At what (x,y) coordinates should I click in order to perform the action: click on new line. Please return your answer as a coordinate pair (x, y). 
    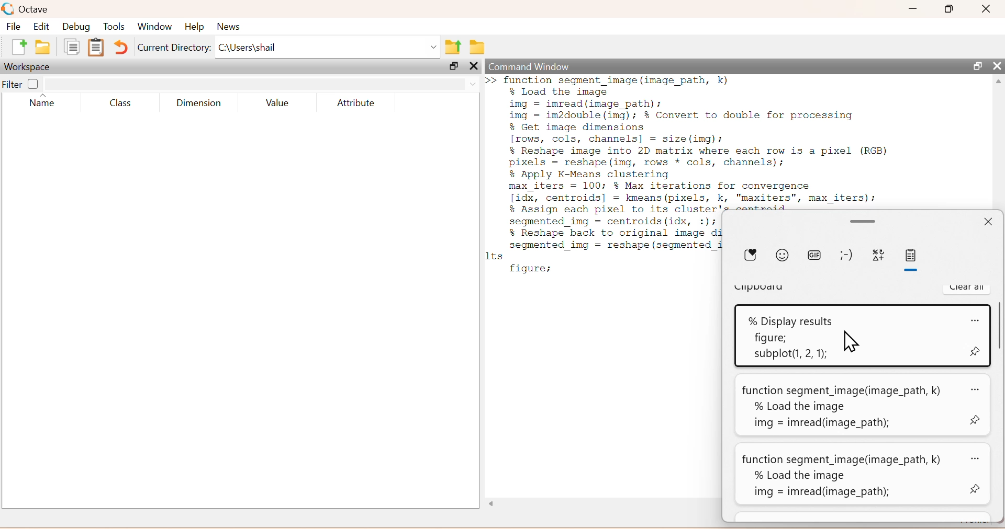
    Looking at the image, I should click on (491, 80).